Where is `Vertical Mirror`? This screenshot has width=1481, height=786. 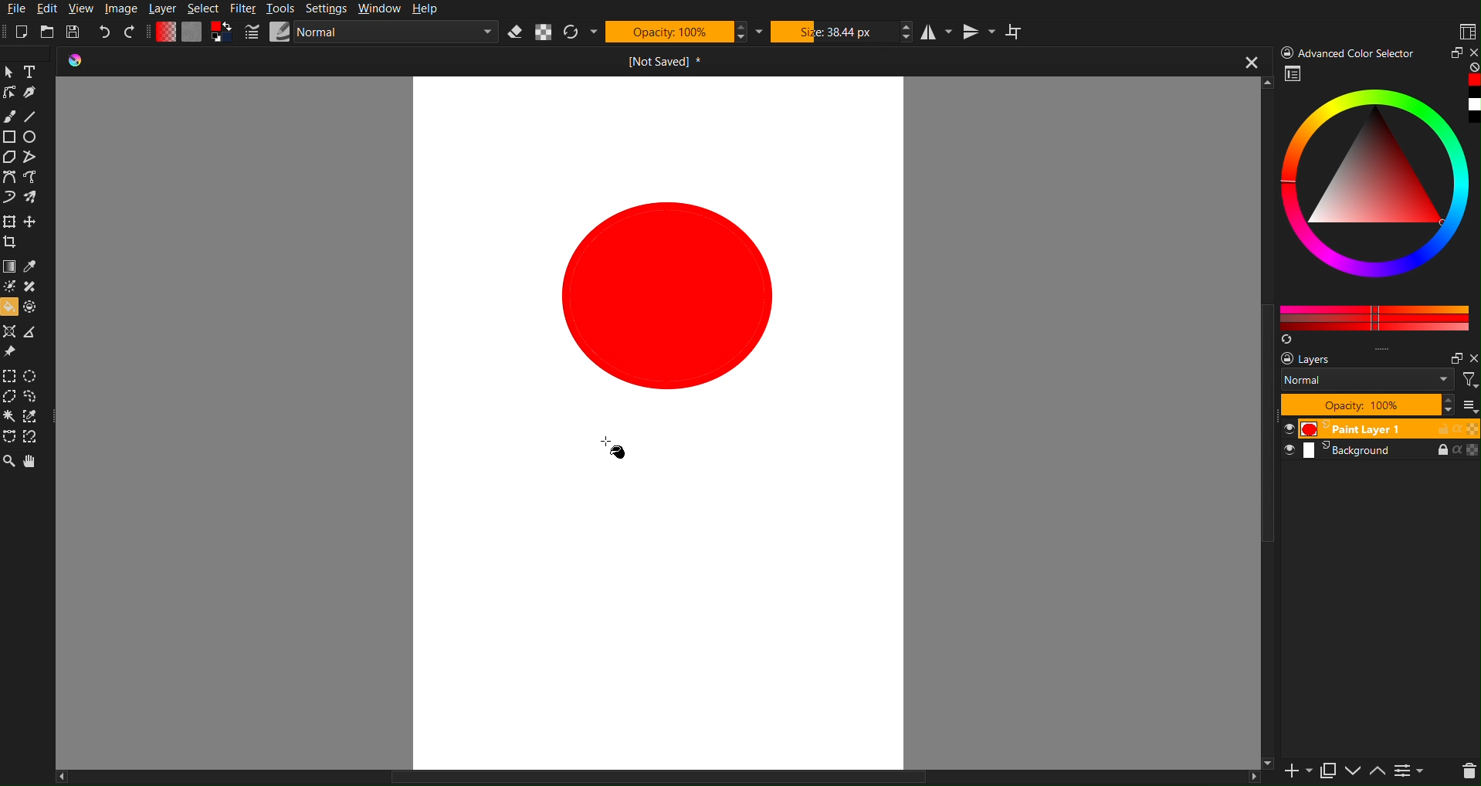 Vertical Mirror is located at coordinates (981, 32).